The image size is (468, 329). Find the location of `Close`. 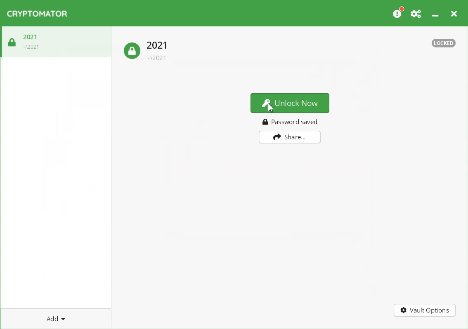

Close is located at coordinates (454, 12).